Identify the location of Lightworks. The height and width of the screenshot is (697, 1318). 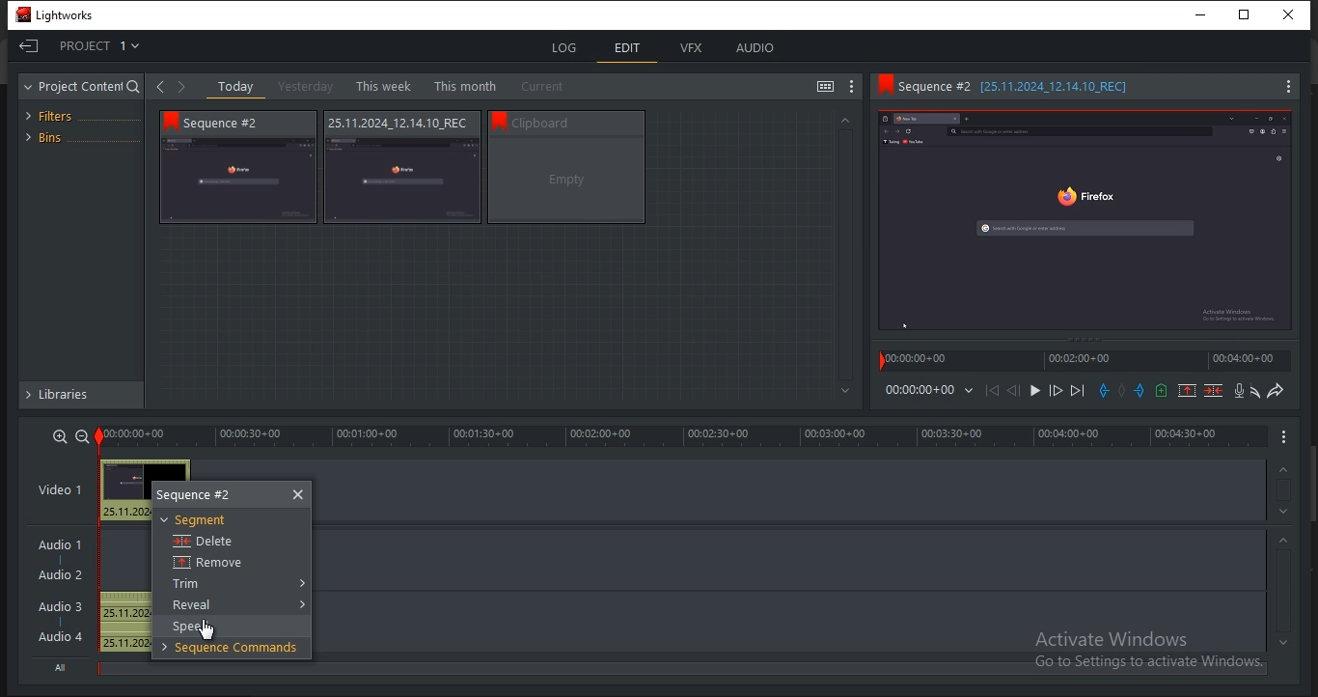
(60, 14).